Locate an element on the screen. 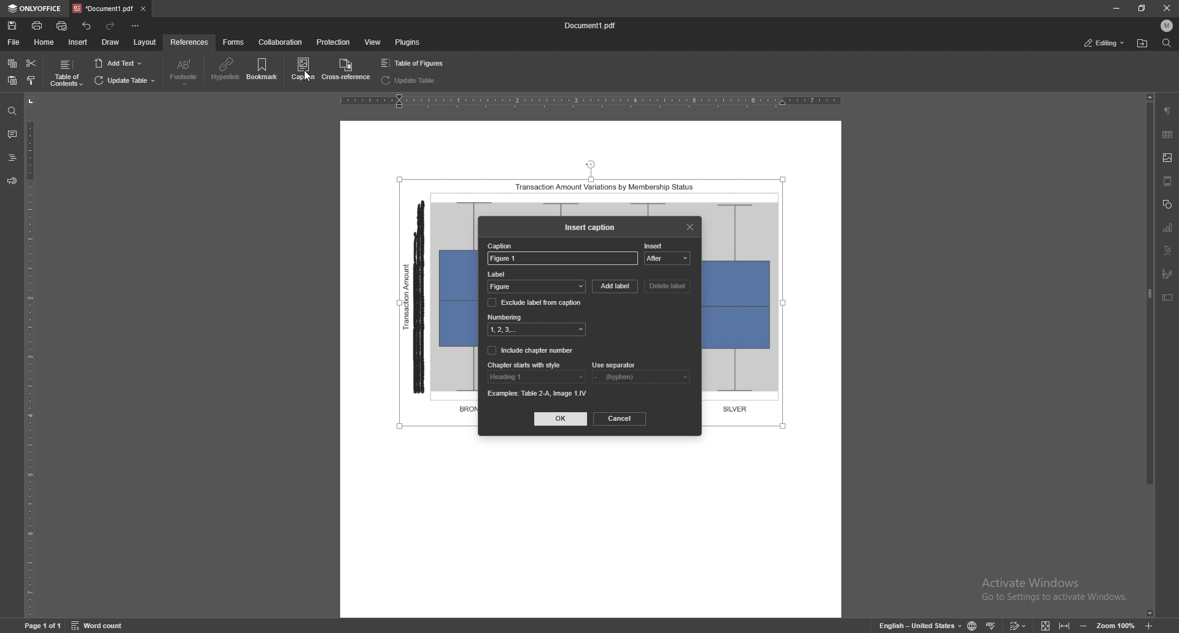  separator is located at coordinates (640, 377).